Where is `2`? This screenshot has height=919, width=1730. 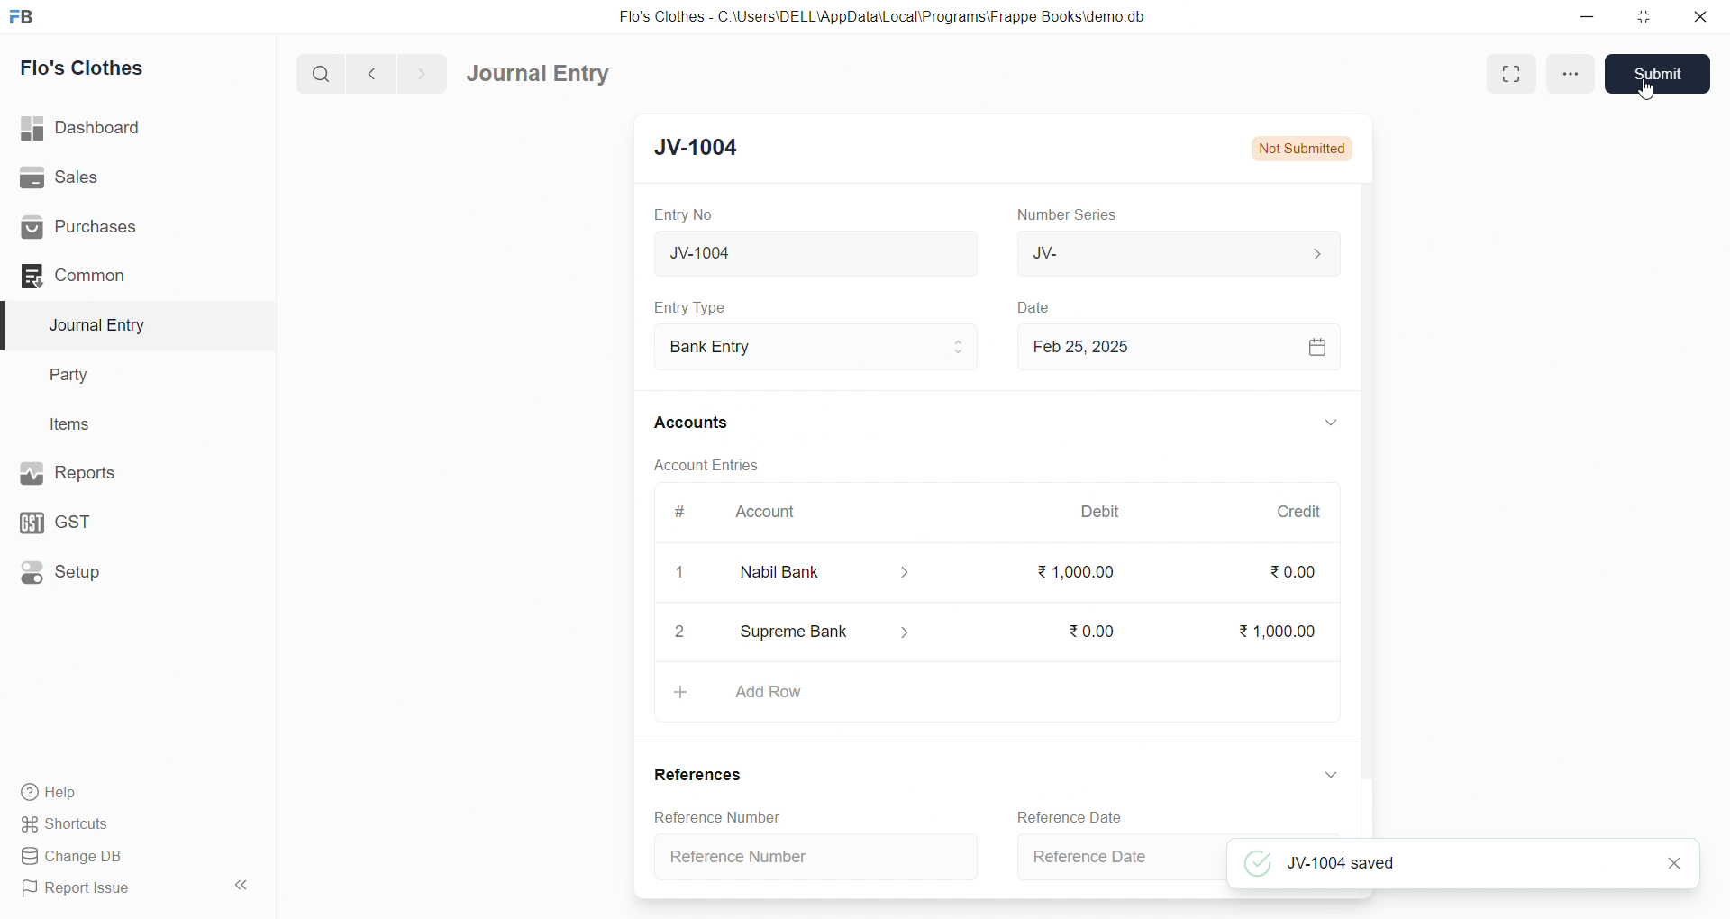 2 is located at coordinates (681, 632).